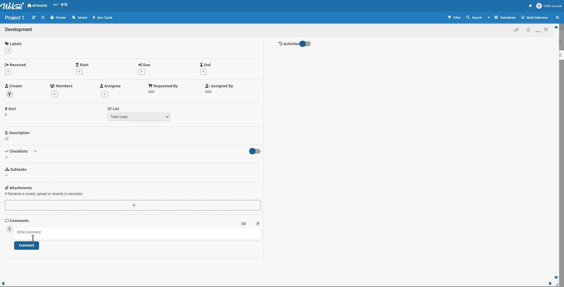 Image resolution: width=564 pixels, height=287 pixels. Describe the element at coordinates (7, 157) in the screenshot. I see `add` at that location.